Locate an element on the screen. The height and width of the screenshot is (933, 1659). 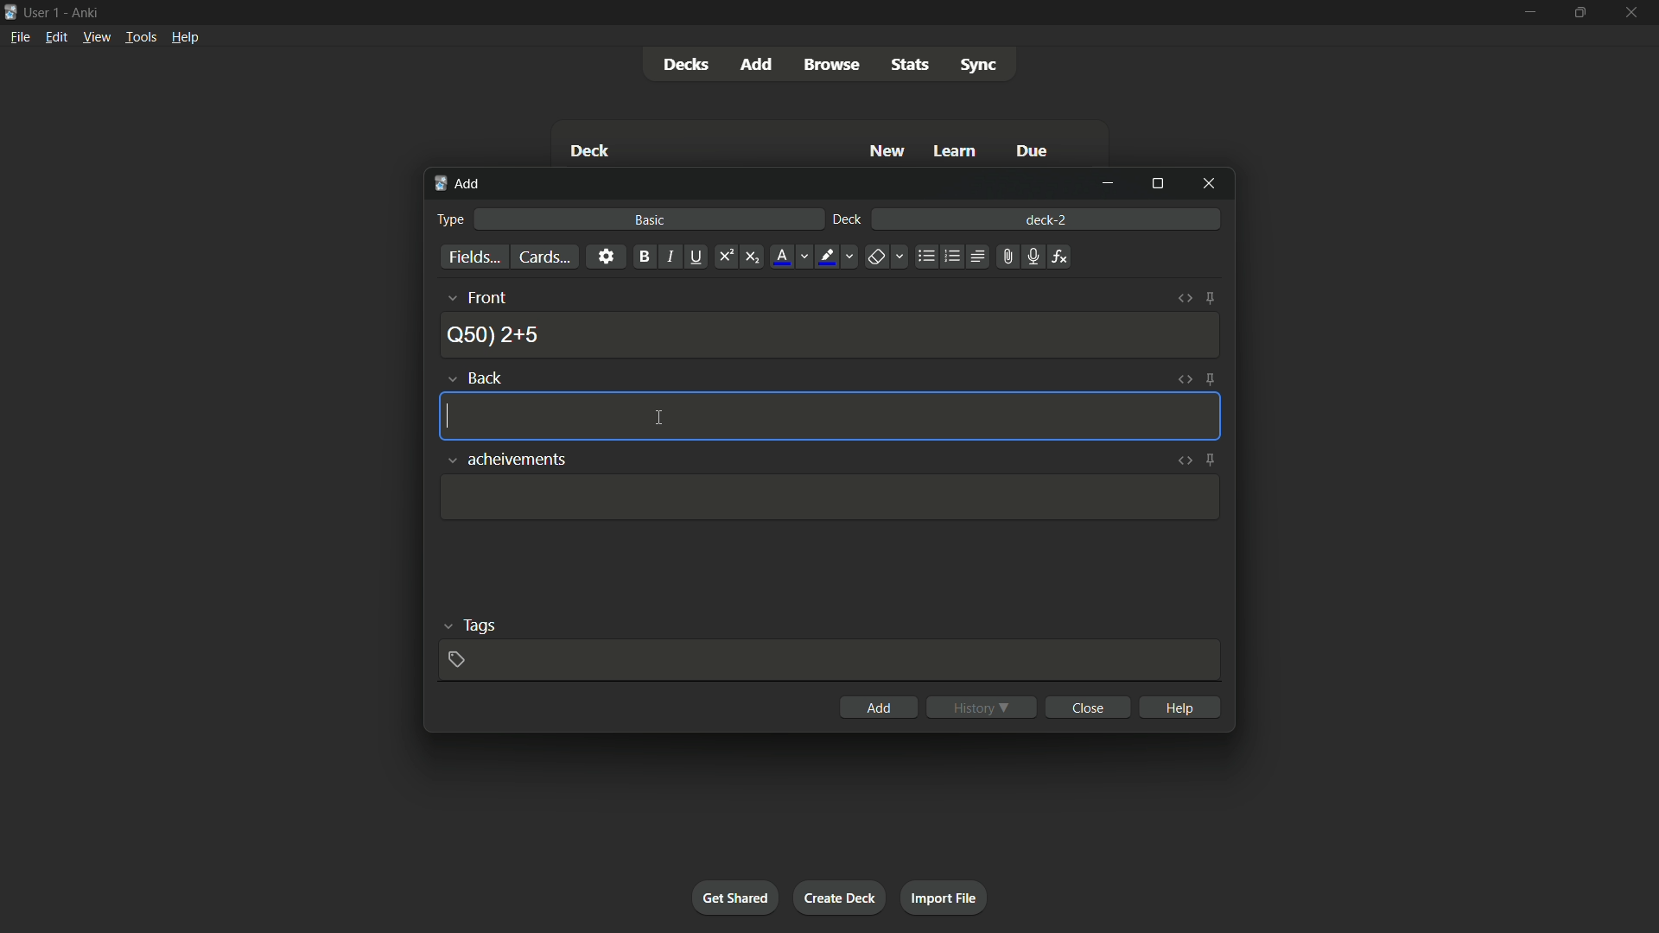
minimize is located at coordinates (1108, 184).